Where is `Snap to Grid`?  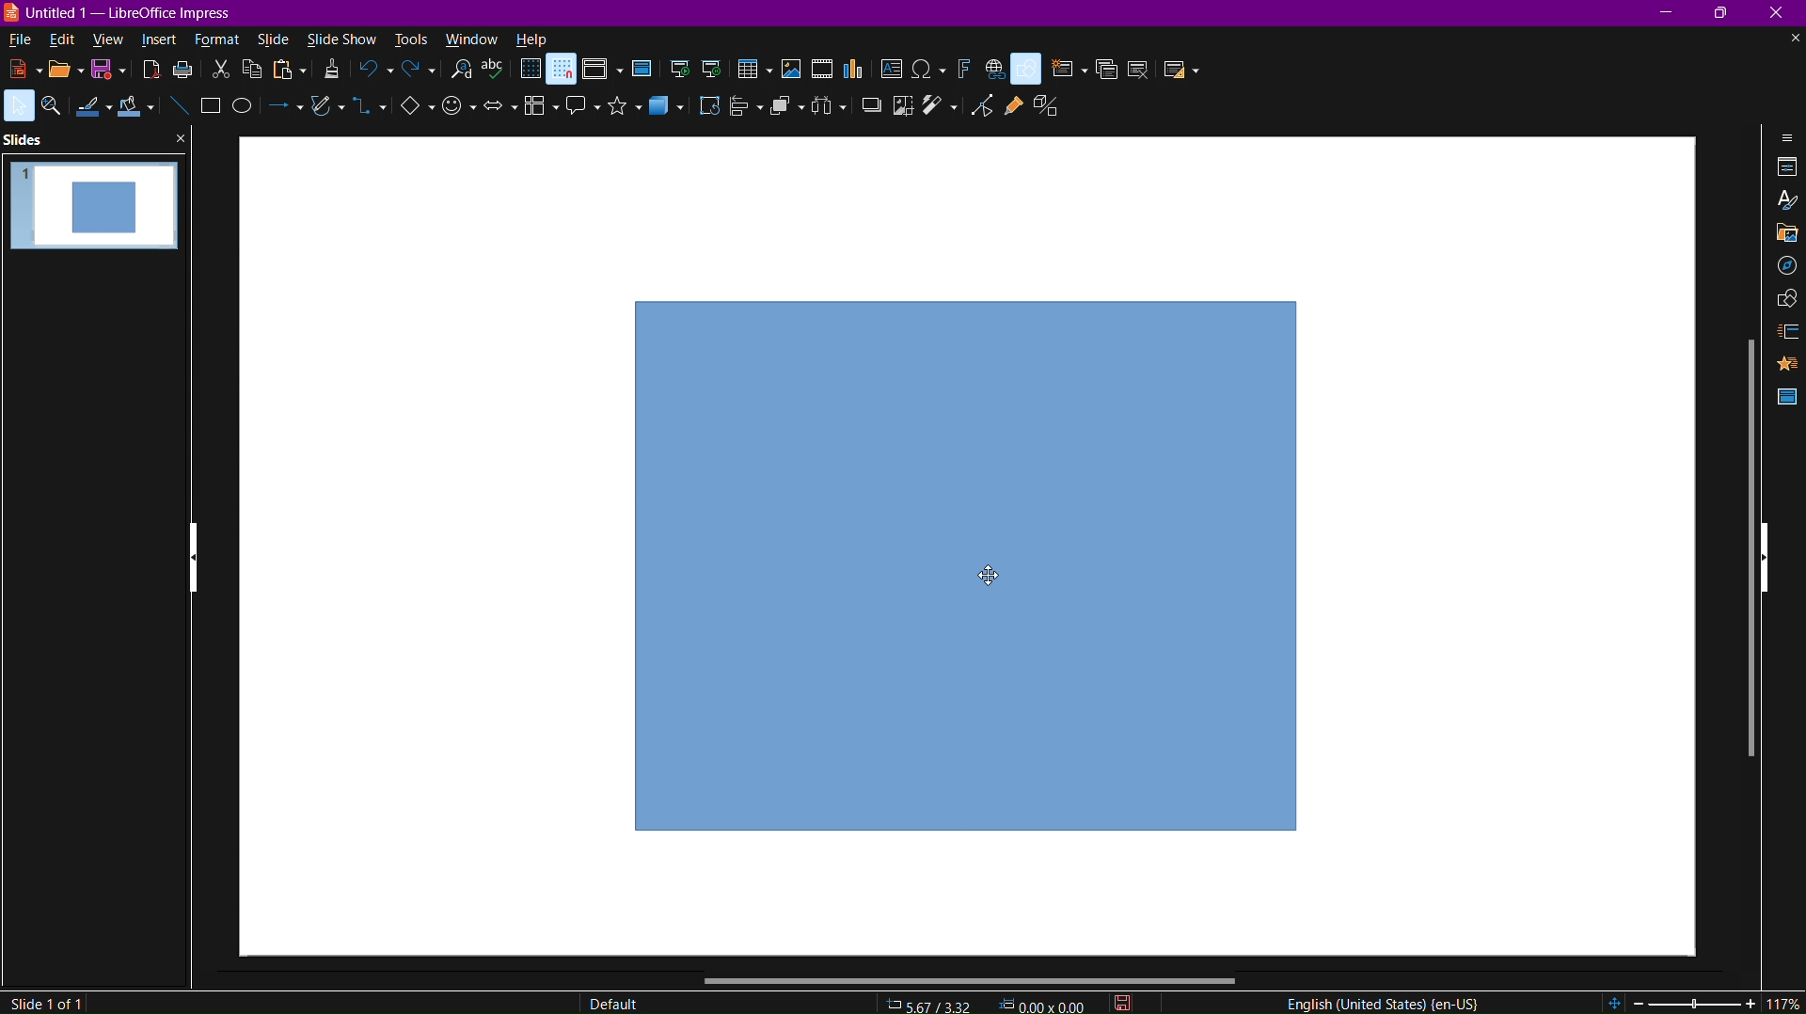 Snap to Grid is located at coordinates (562, 71).